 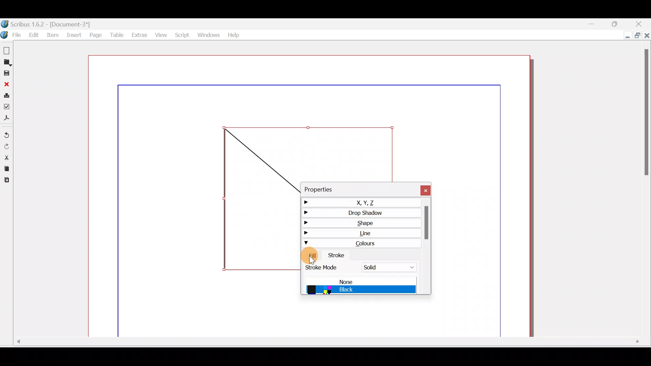 What do you see at coordinates (11, 35) in the screenshot?
I see `File` at bounding box center [11, 35].